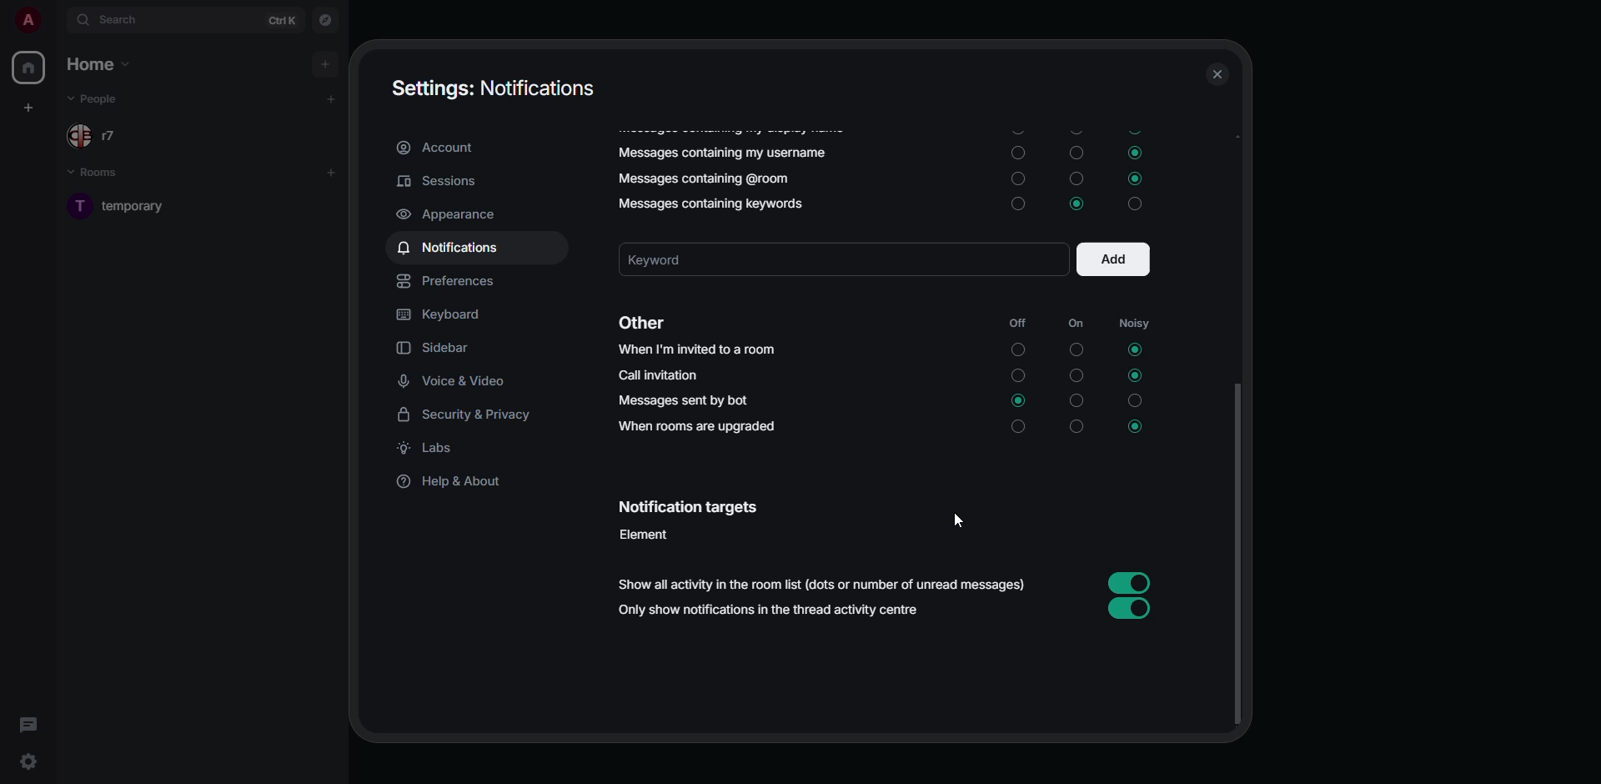  Describe the element at coordinates (111, 18) in the screenshot. I see `search` at that location.